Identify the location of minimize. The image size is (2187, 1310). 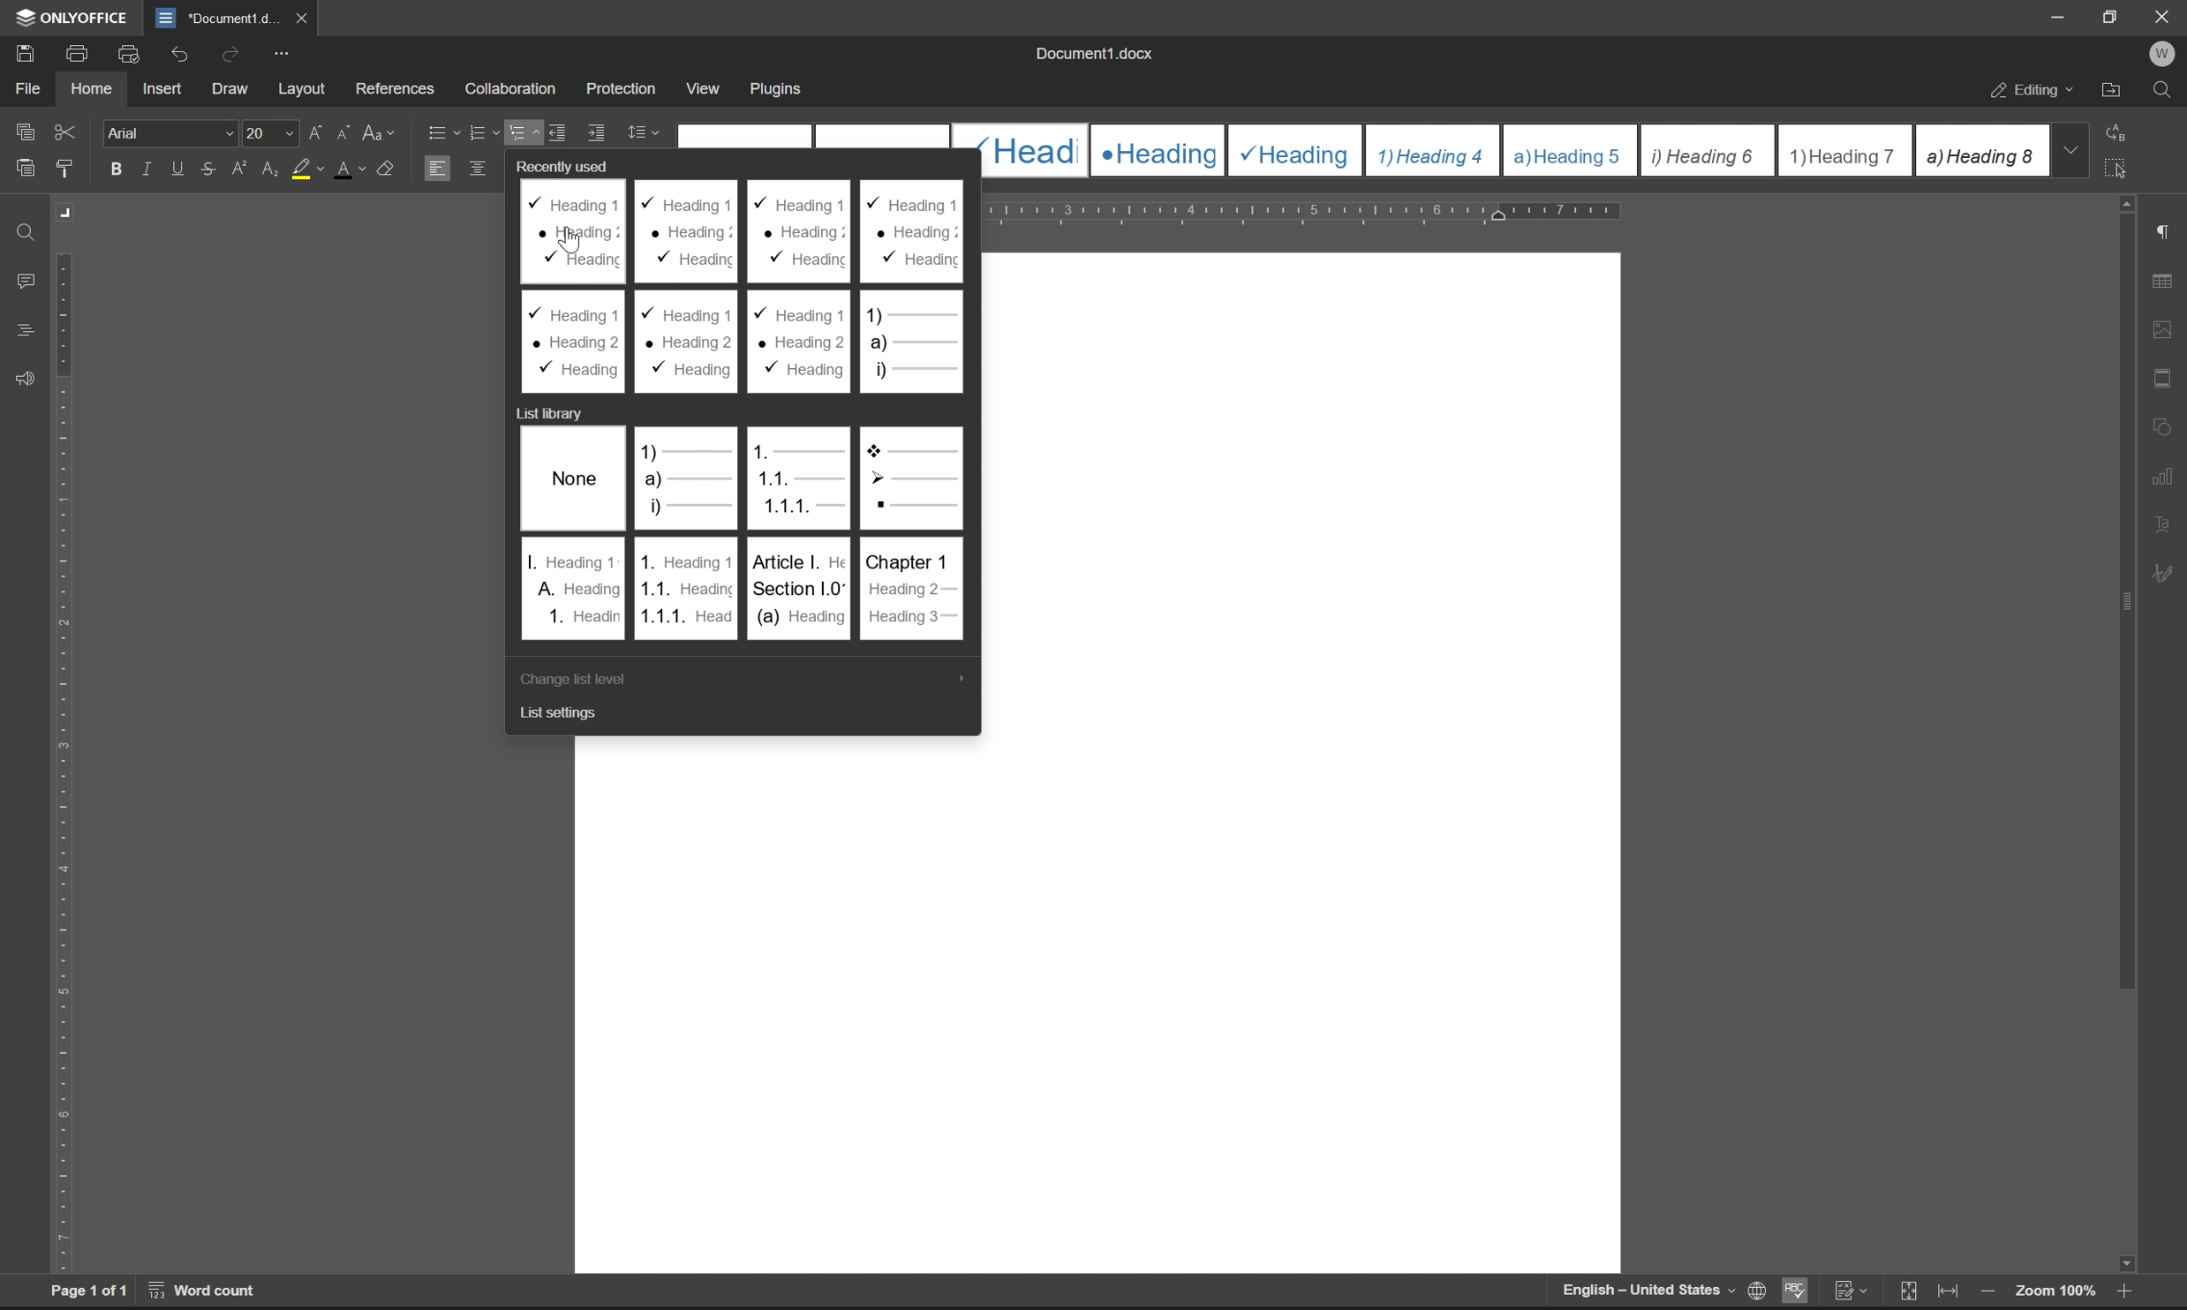
(2059, 17).